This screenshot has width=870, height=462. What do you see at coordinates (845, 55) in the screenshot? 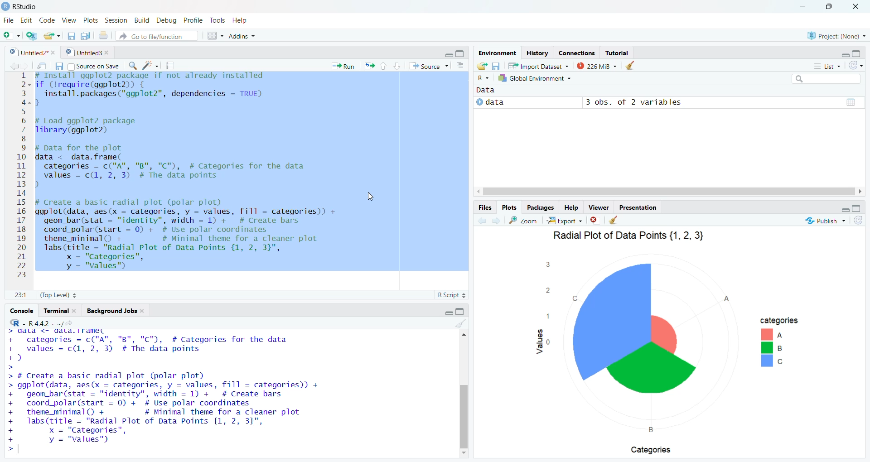
I see `Minimize` at bounding box center [845, 55].